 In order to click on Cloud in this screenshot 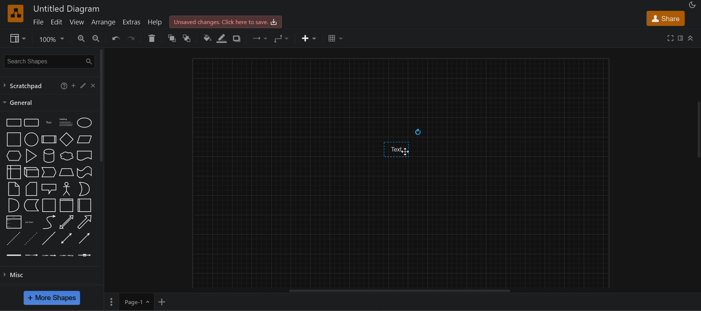, I will do `click(67, 156)`.